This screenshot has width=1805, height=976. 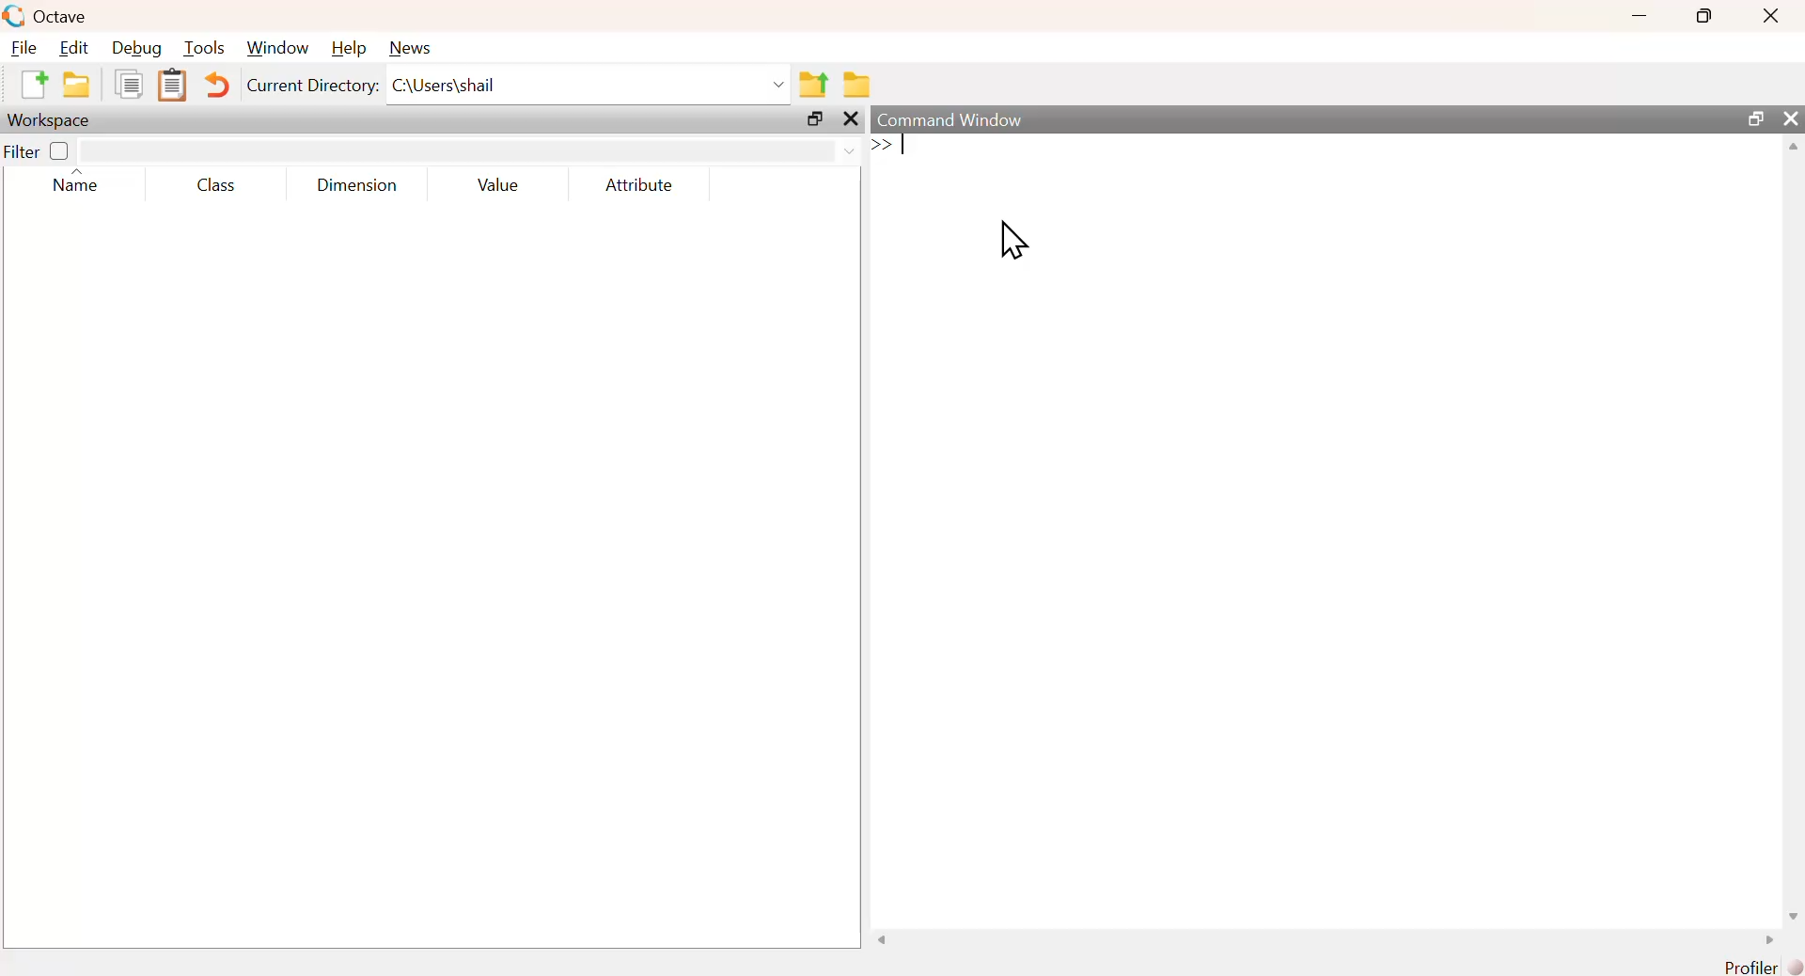 I want to click on filter, so click(x=22, y=152).